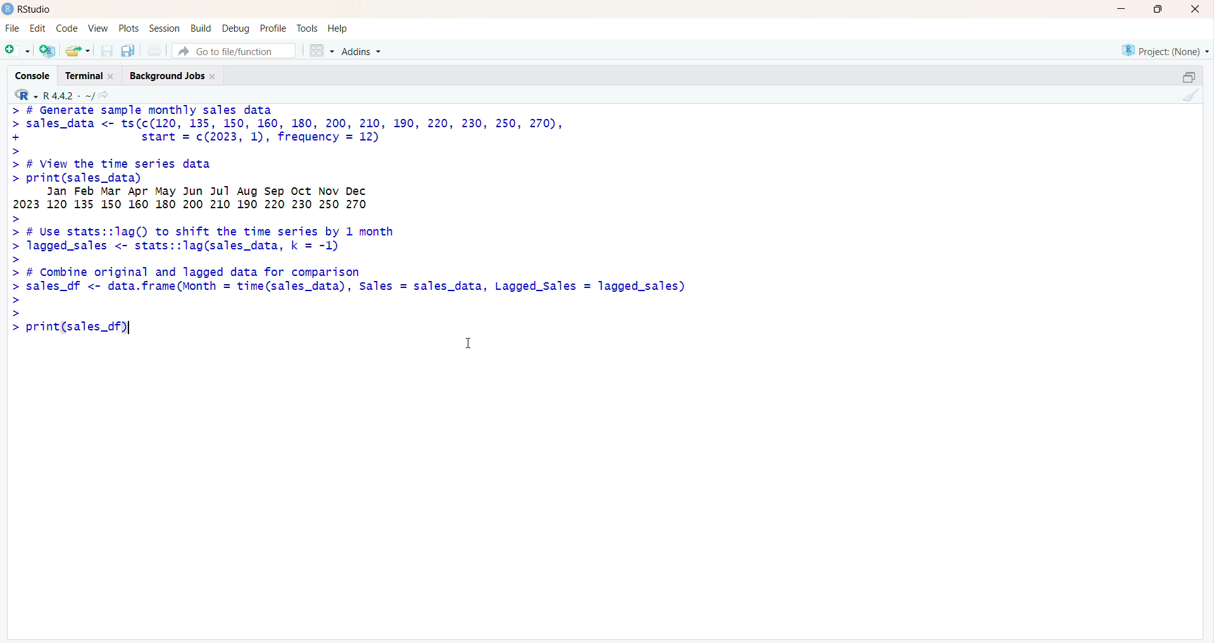  What do you see at coordinates (33, 76) in the screenshot?
I see `console` at bounding box center [33, 76].